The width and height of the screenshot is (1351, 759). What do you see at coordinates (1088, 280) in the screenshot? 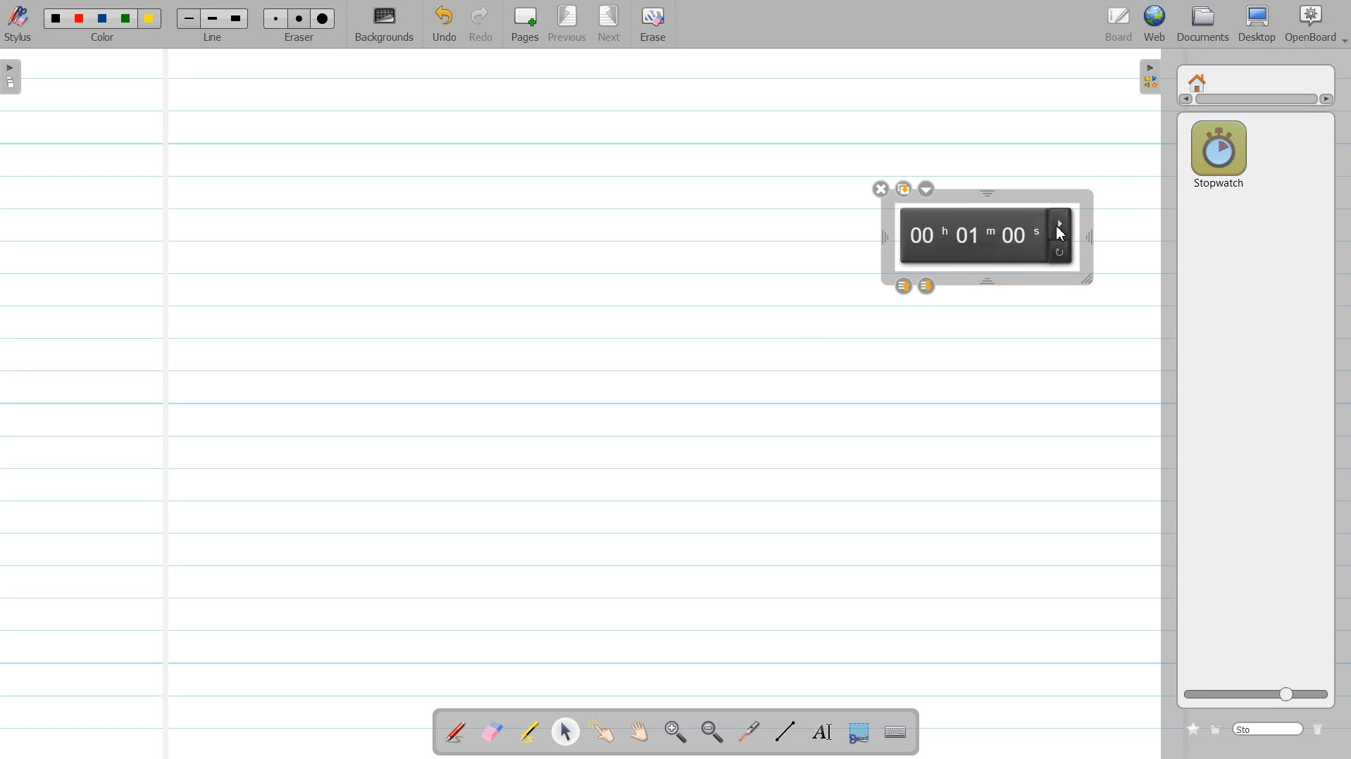
I see `Time window Size adjustment` at bounding box center [1088, 280].